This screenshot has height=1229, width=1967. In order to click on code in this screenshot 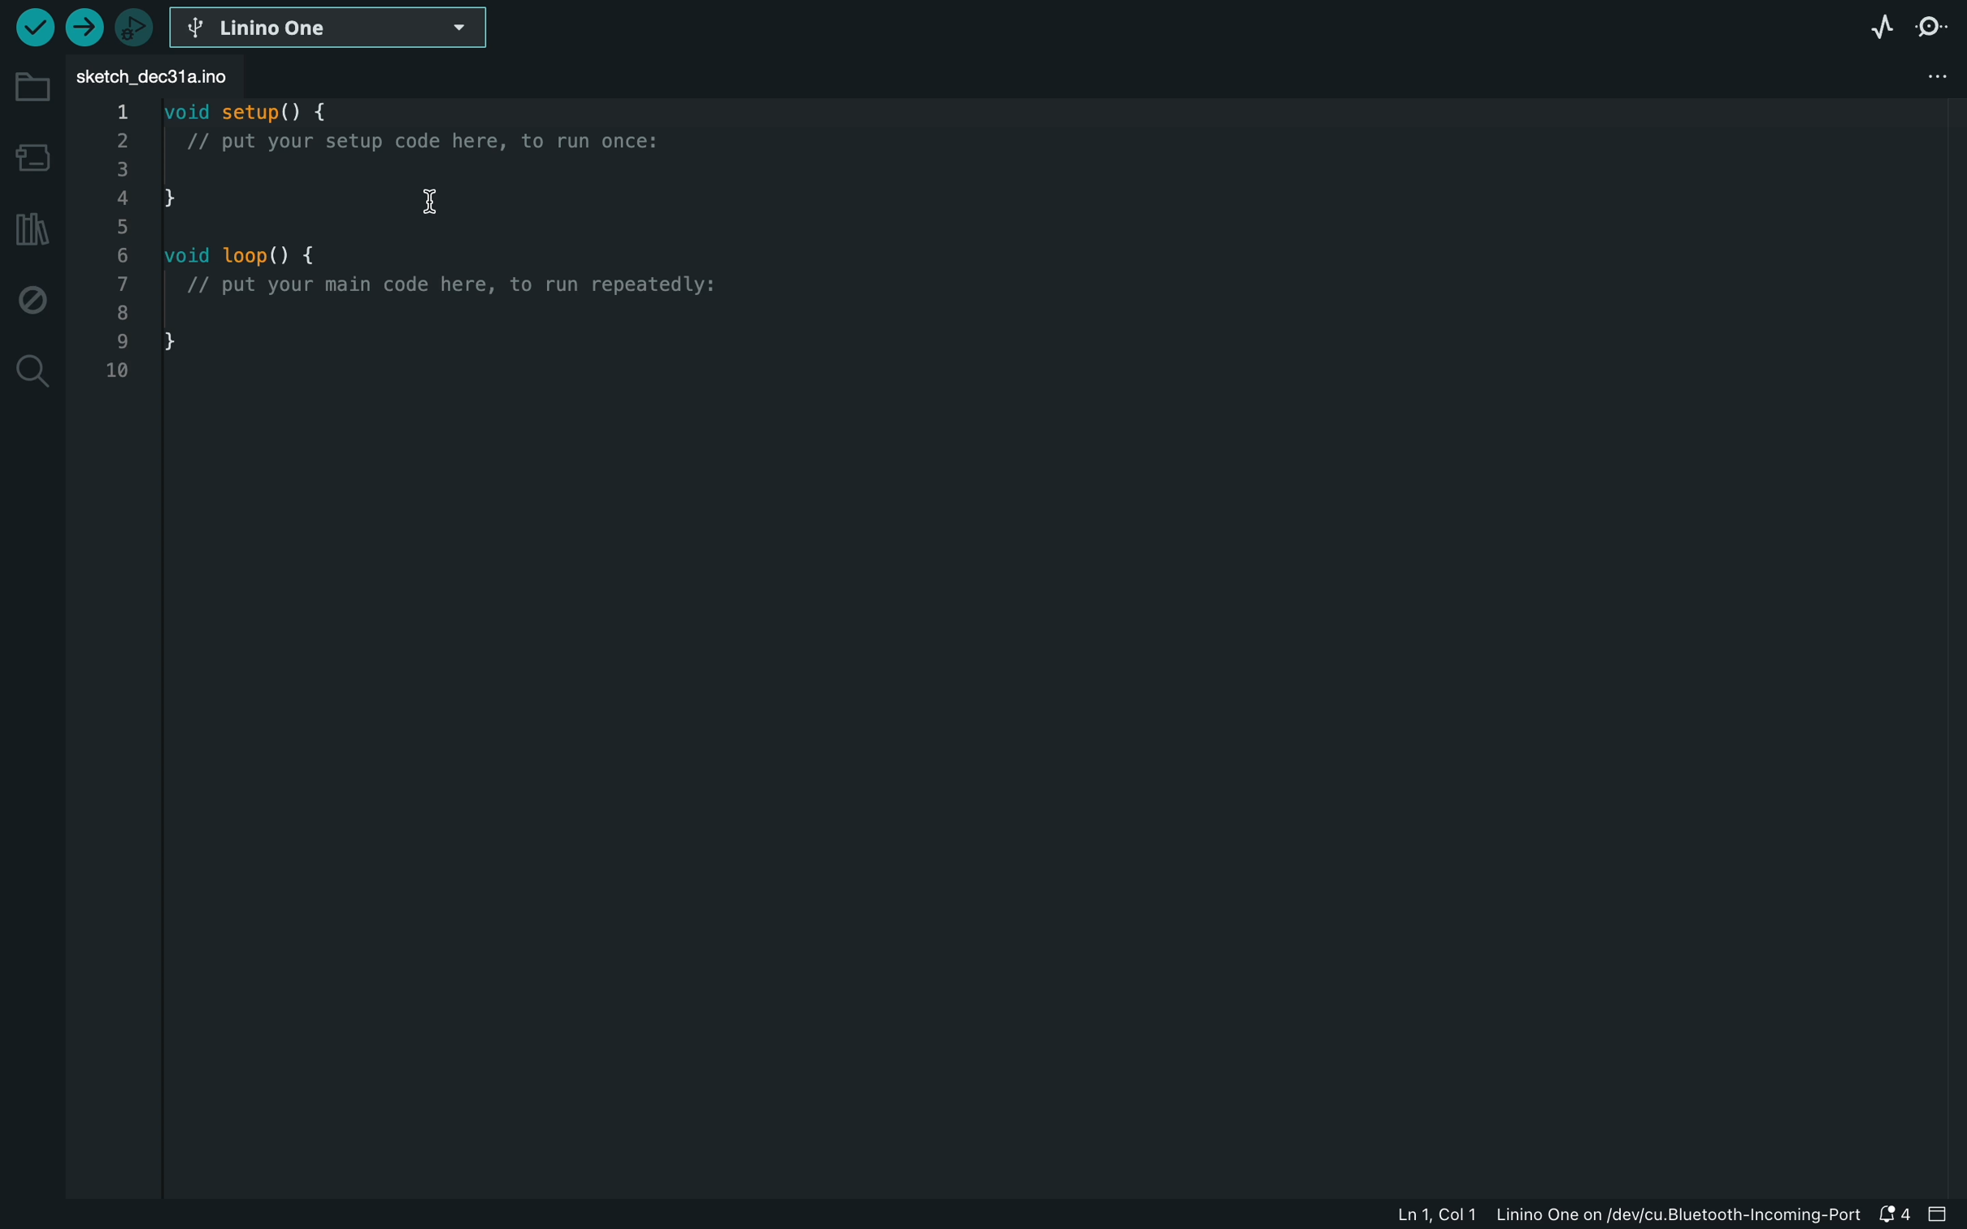, I will do `click(493, 260)`.